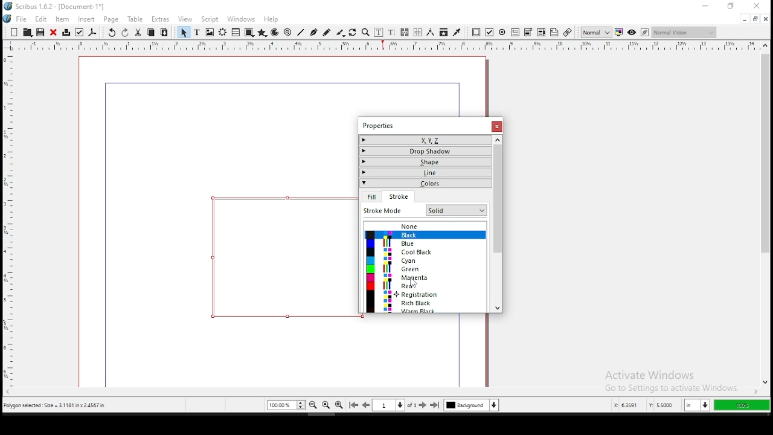  What do you see at coordinates (313, 405) in the screenshot?
I see `zoom out` at bounding box center [313, 405].